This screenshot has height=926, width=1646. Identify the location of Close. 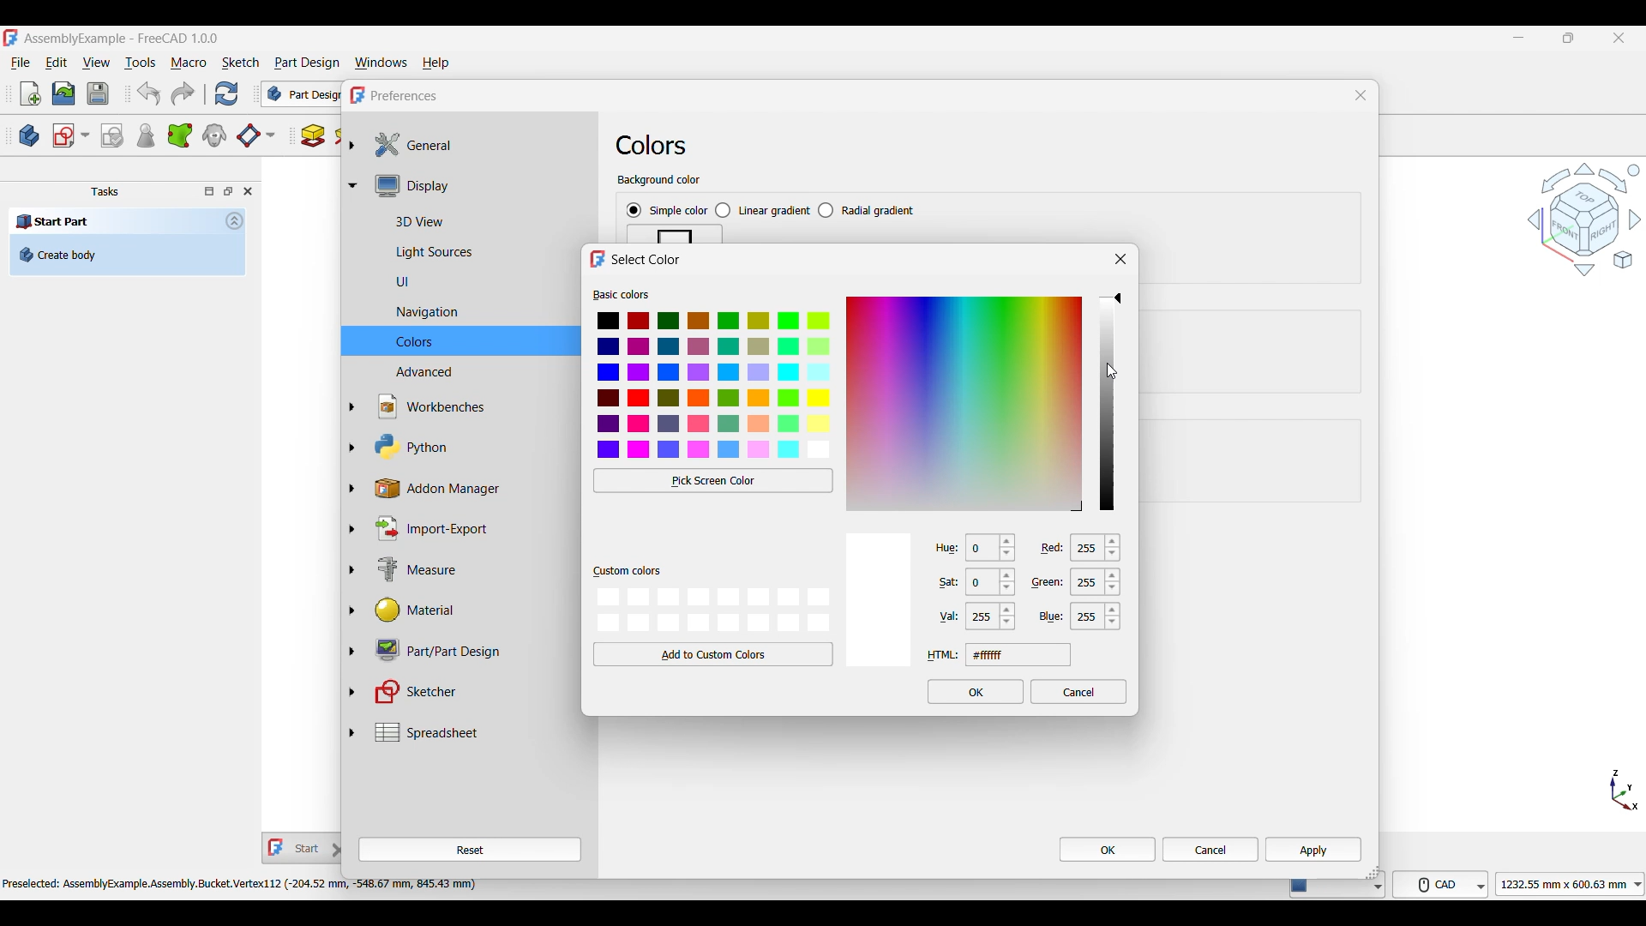
(1361, 95).